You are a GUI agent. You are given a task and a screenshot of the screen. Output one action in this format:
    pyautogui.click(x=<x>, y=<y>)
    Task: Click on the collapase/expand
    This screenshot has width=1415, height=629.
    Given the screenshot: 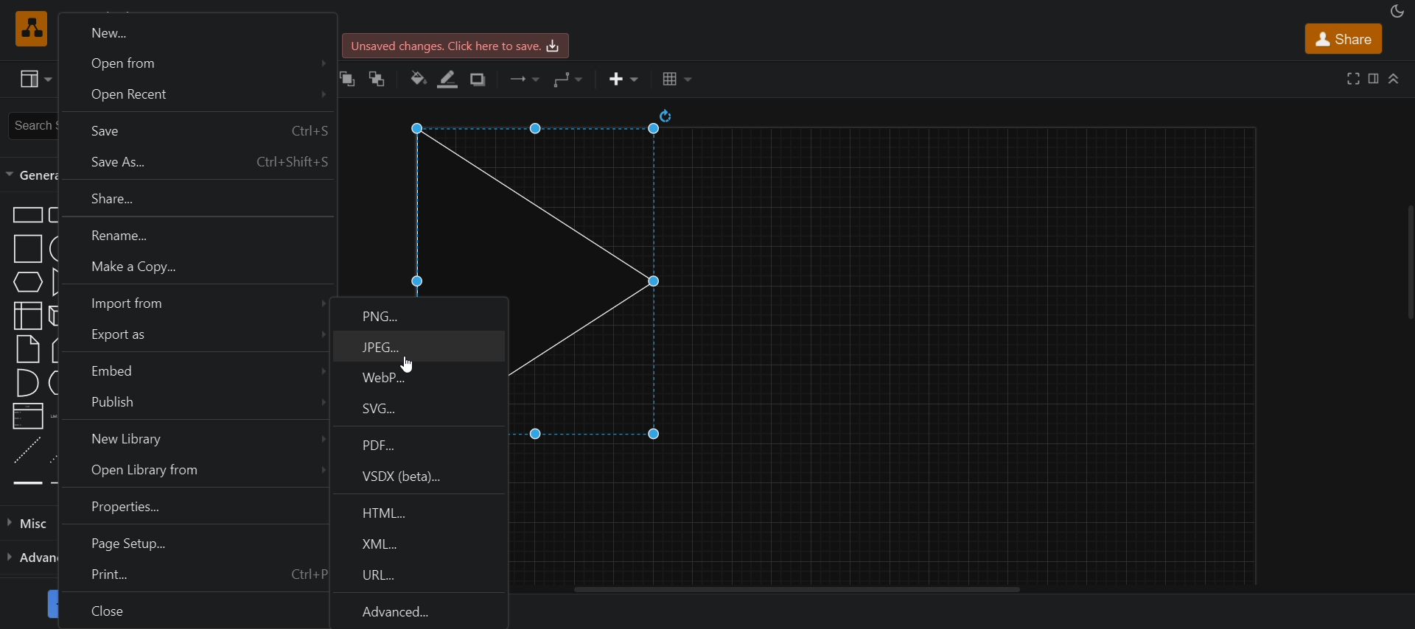 What is the action you would take?
    pyautogui.click(x=1393, y=80)
    